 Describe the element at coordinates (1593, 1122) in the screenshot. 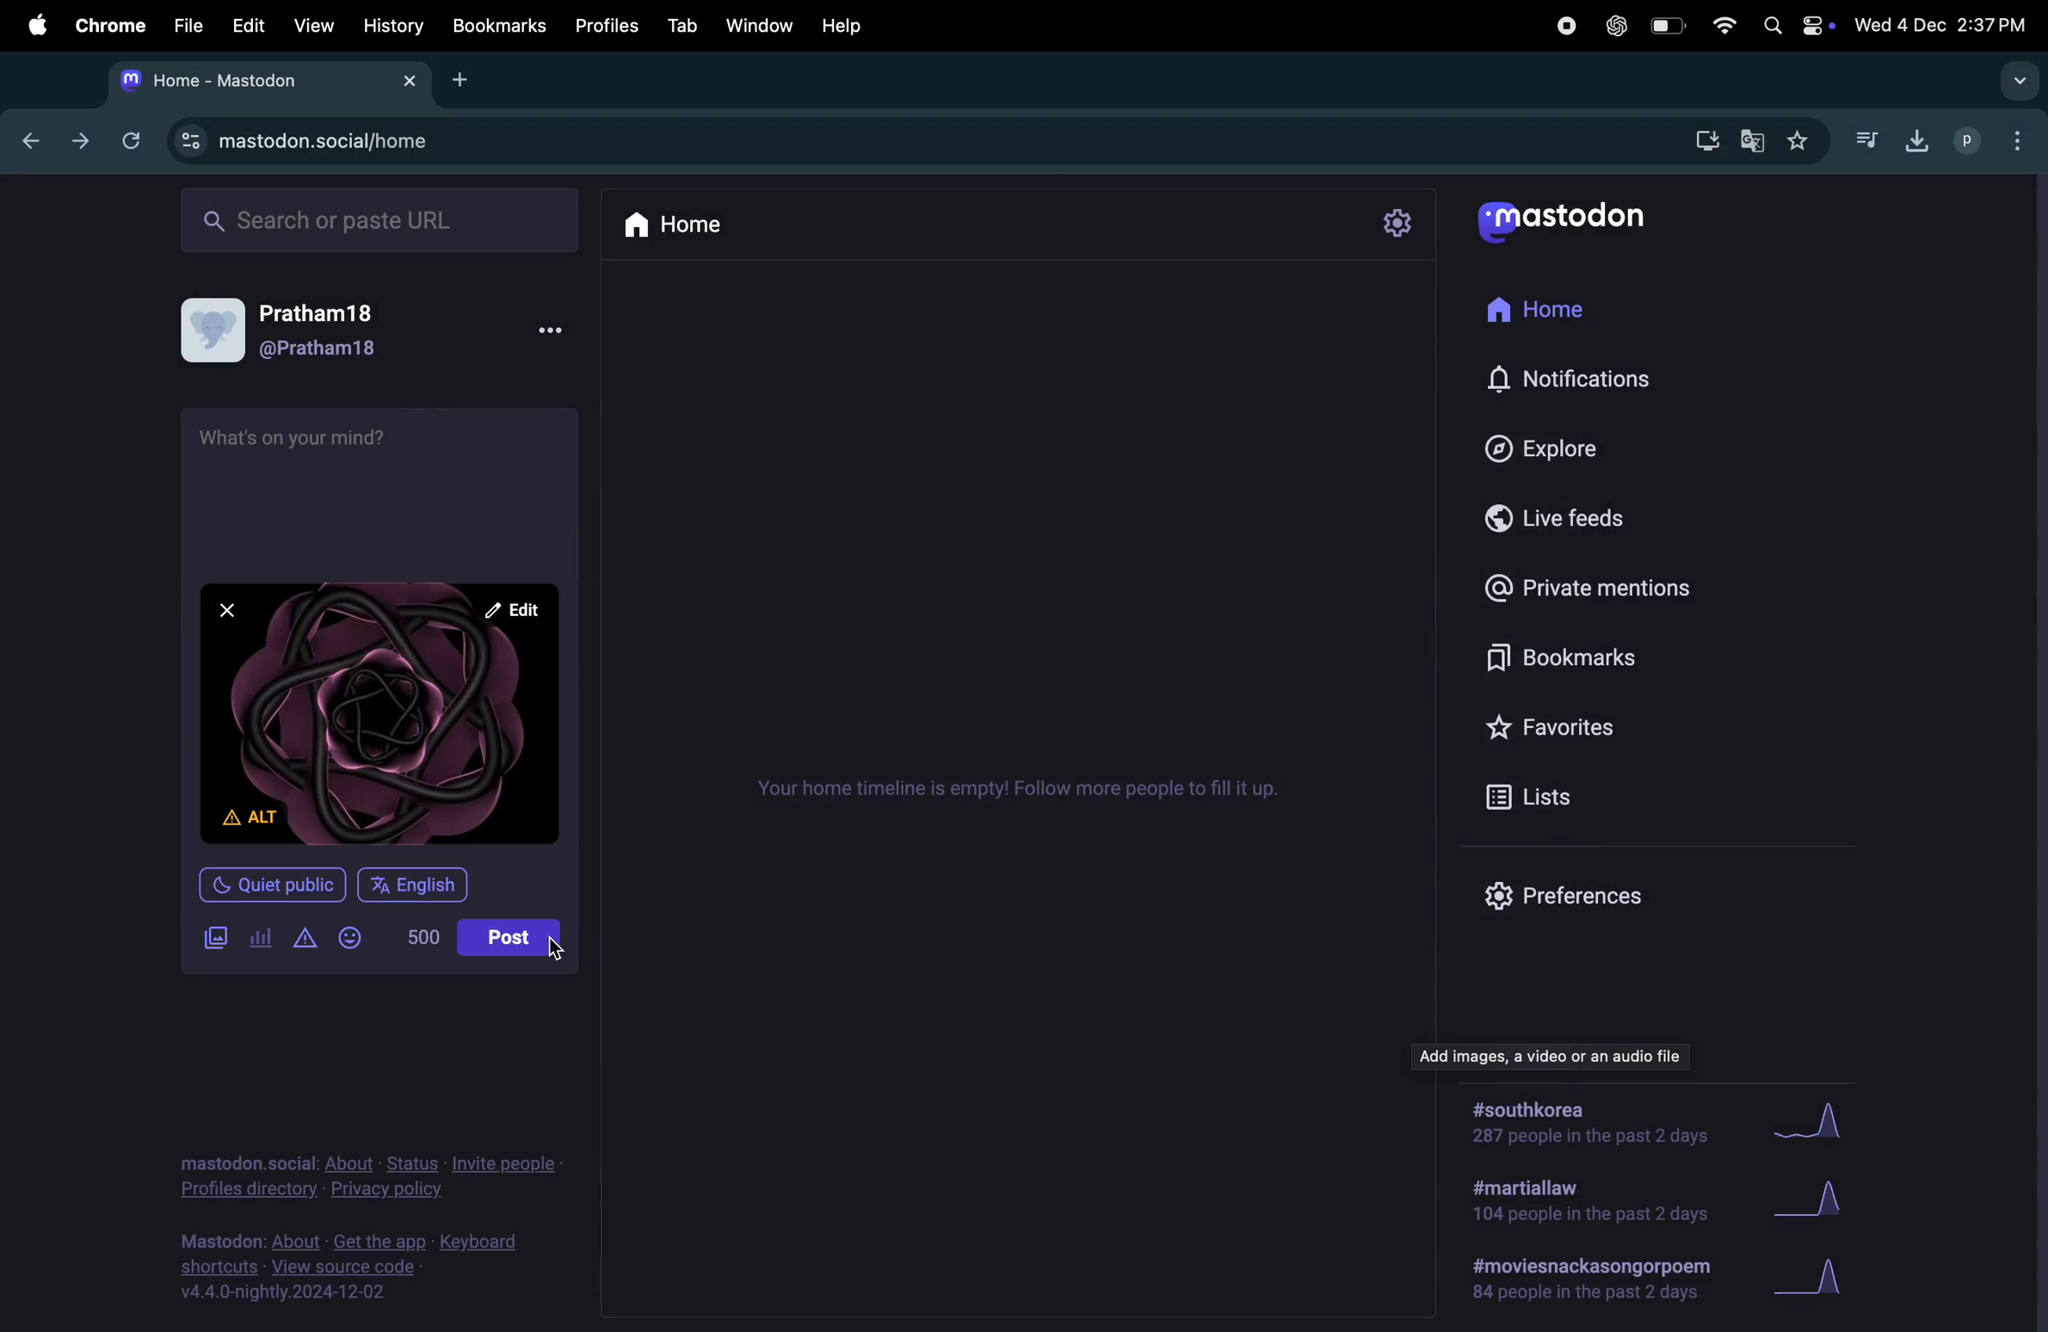

I see `#south korea` at that location.